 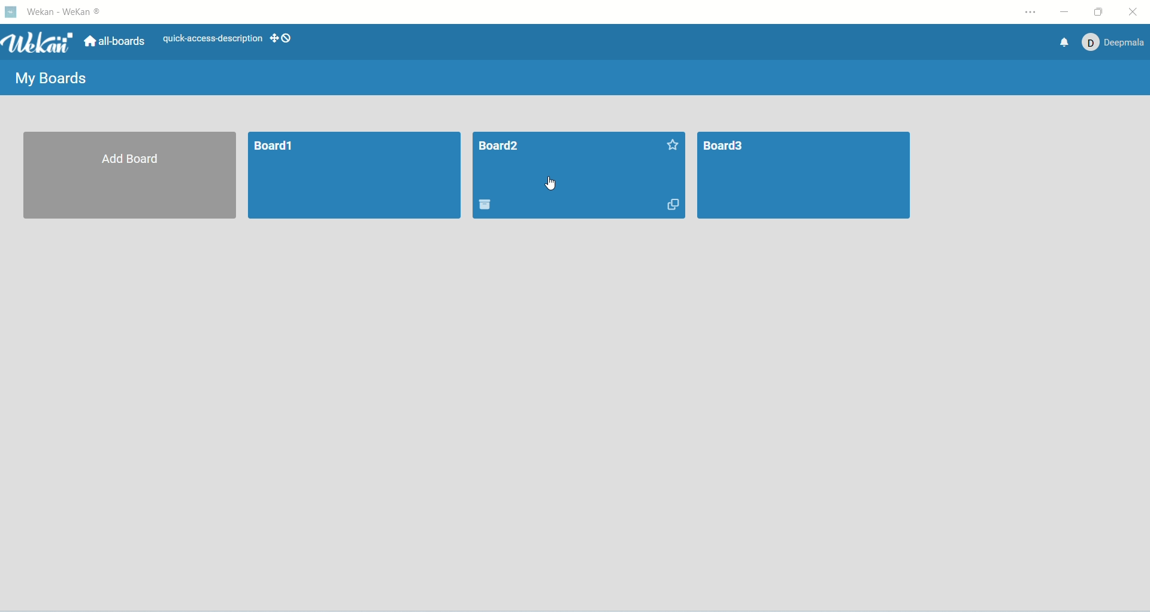 I want to click on logo, so click(x=10, y=13).